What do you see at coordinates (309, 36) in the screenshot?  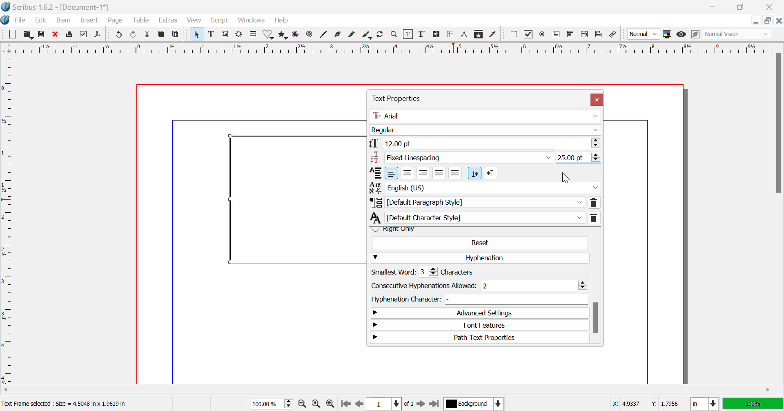 I see `Spiral` at bounding box center [309, 36].